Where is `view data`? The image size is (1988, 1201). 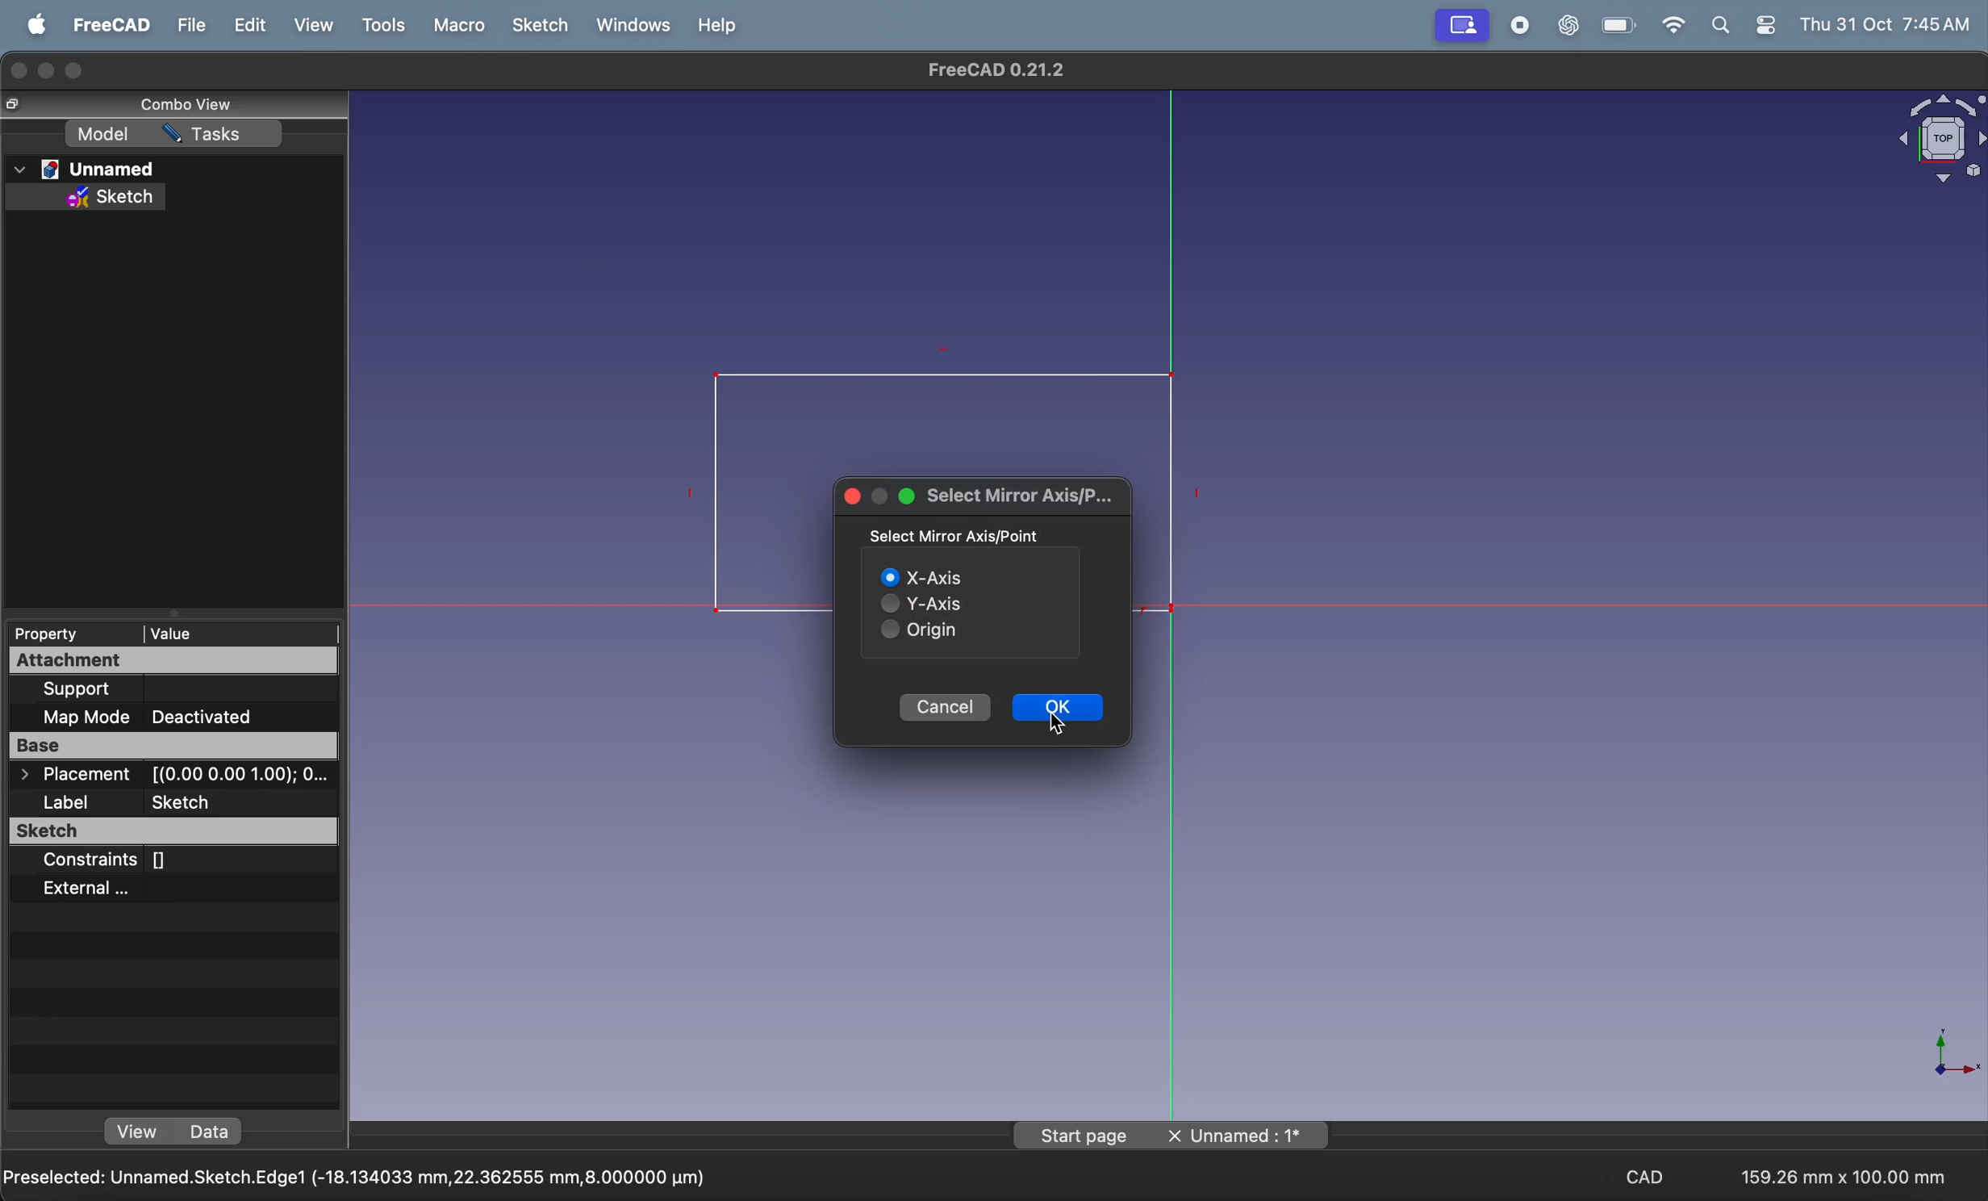
view data is located at coordinates (165, 1128).